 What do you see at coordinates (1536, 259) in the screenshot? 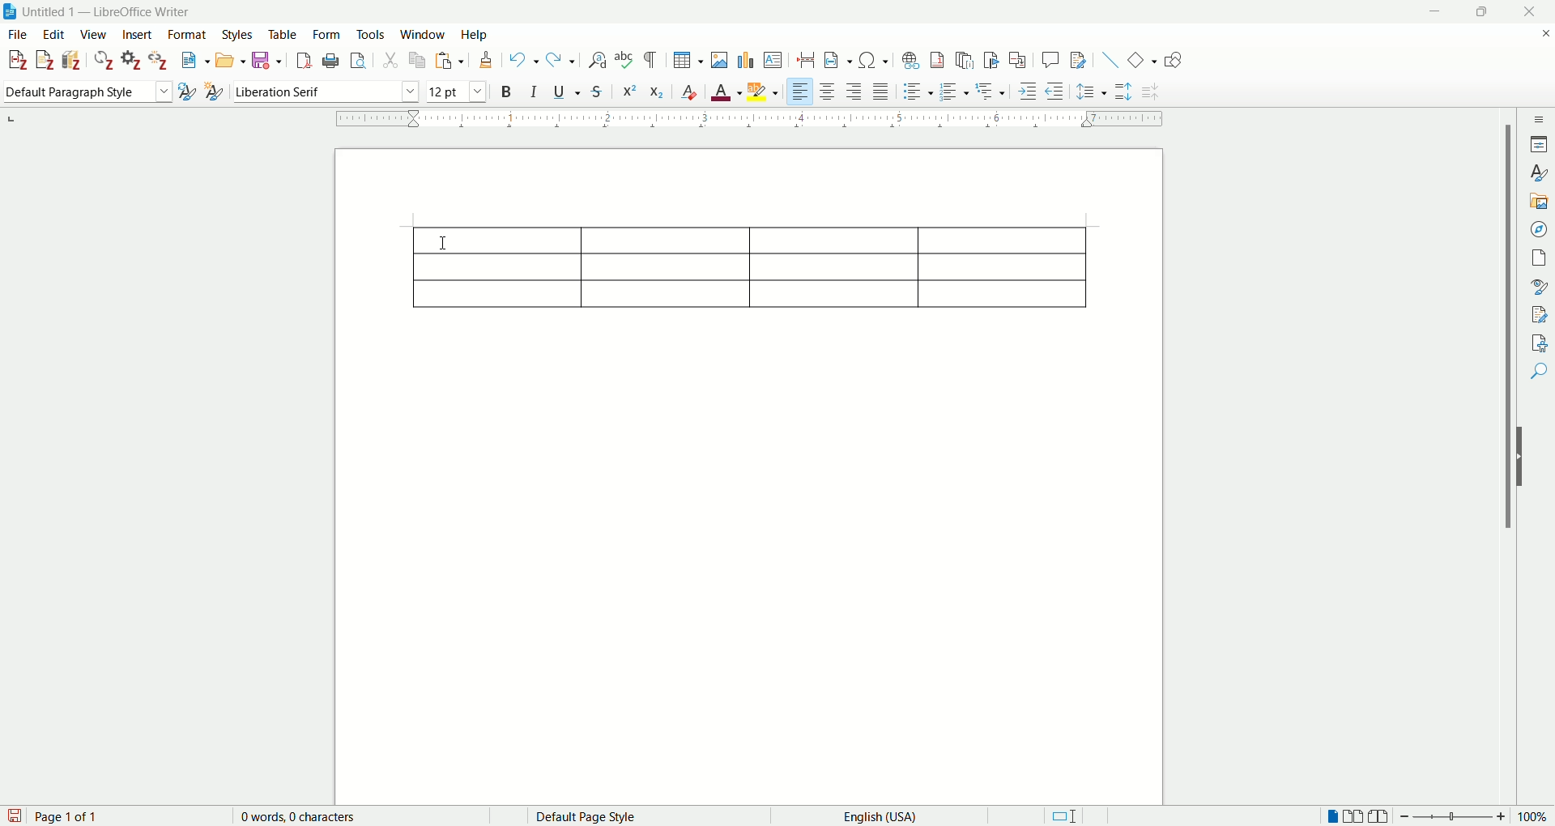
I see `page` at bounding box center [1536, 259].